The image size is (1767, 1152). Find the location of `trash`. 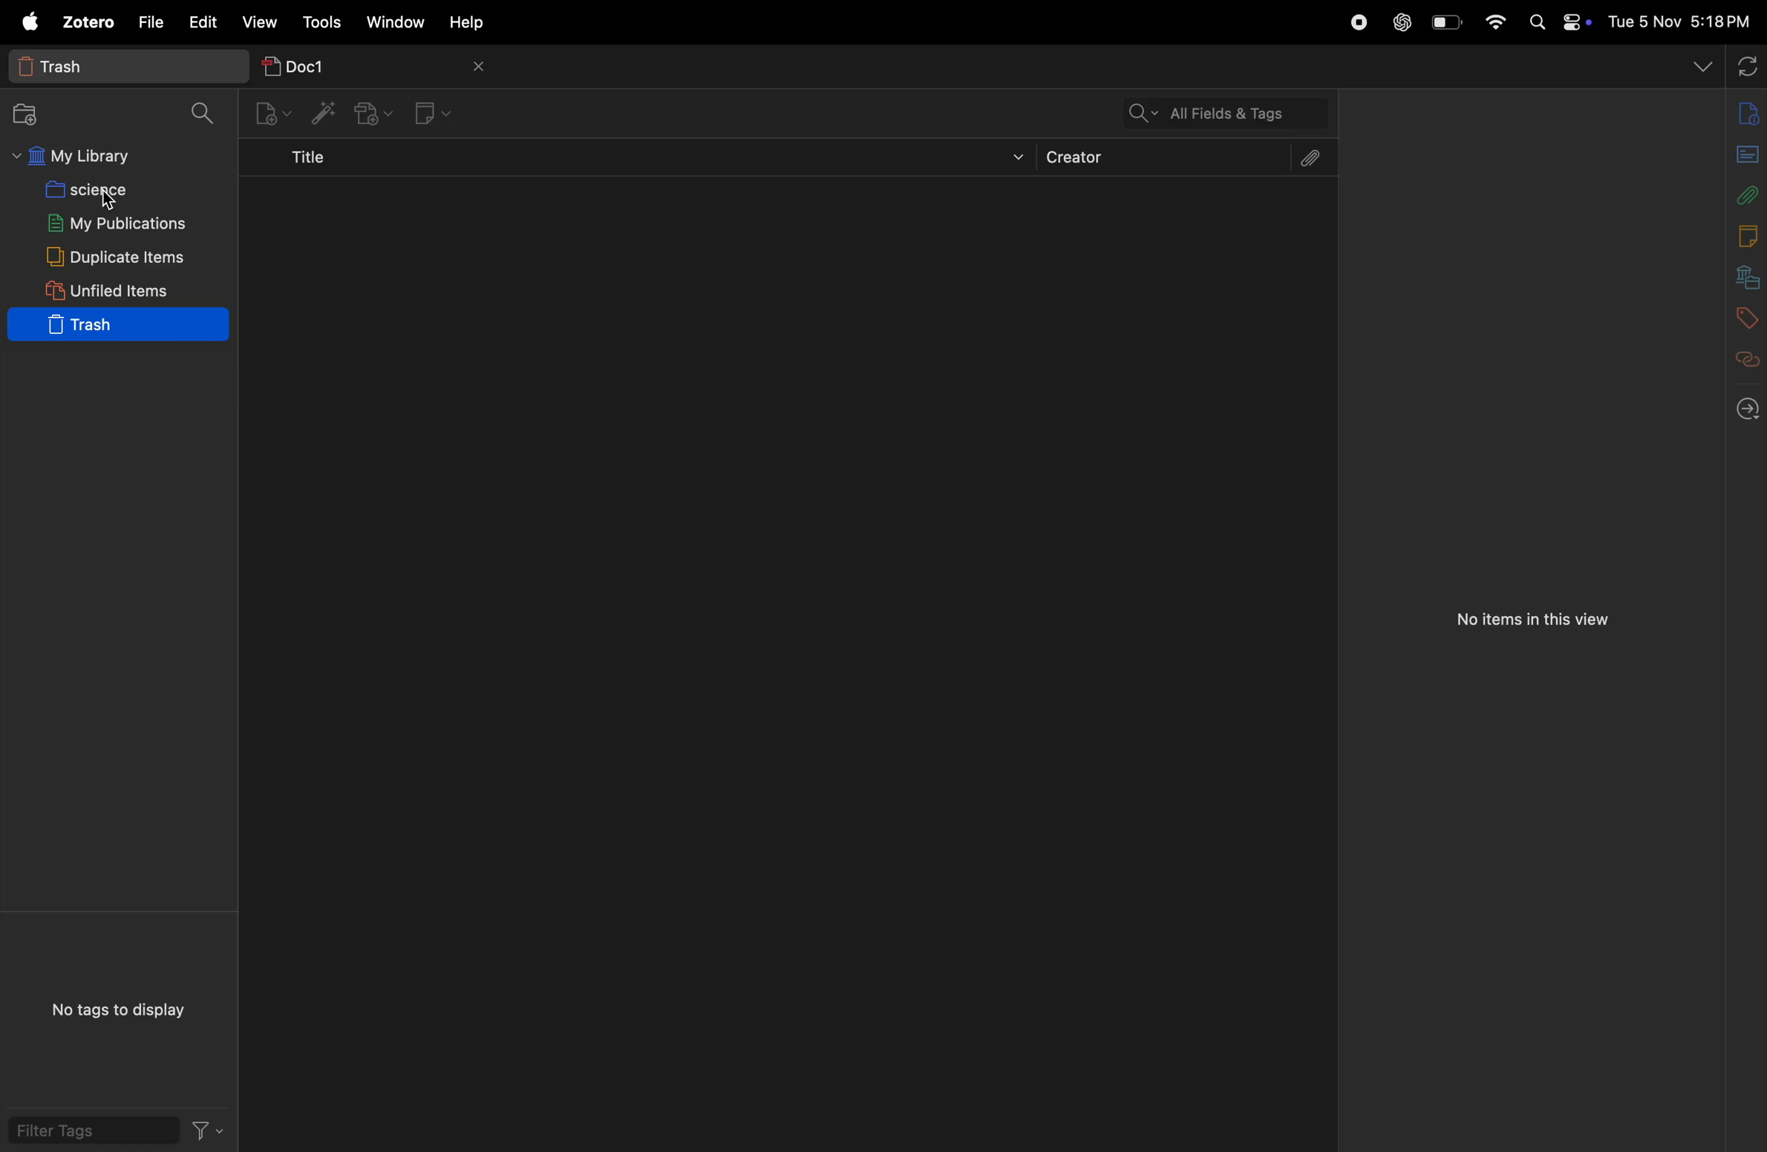

trash is located at coordinates (120, 64).